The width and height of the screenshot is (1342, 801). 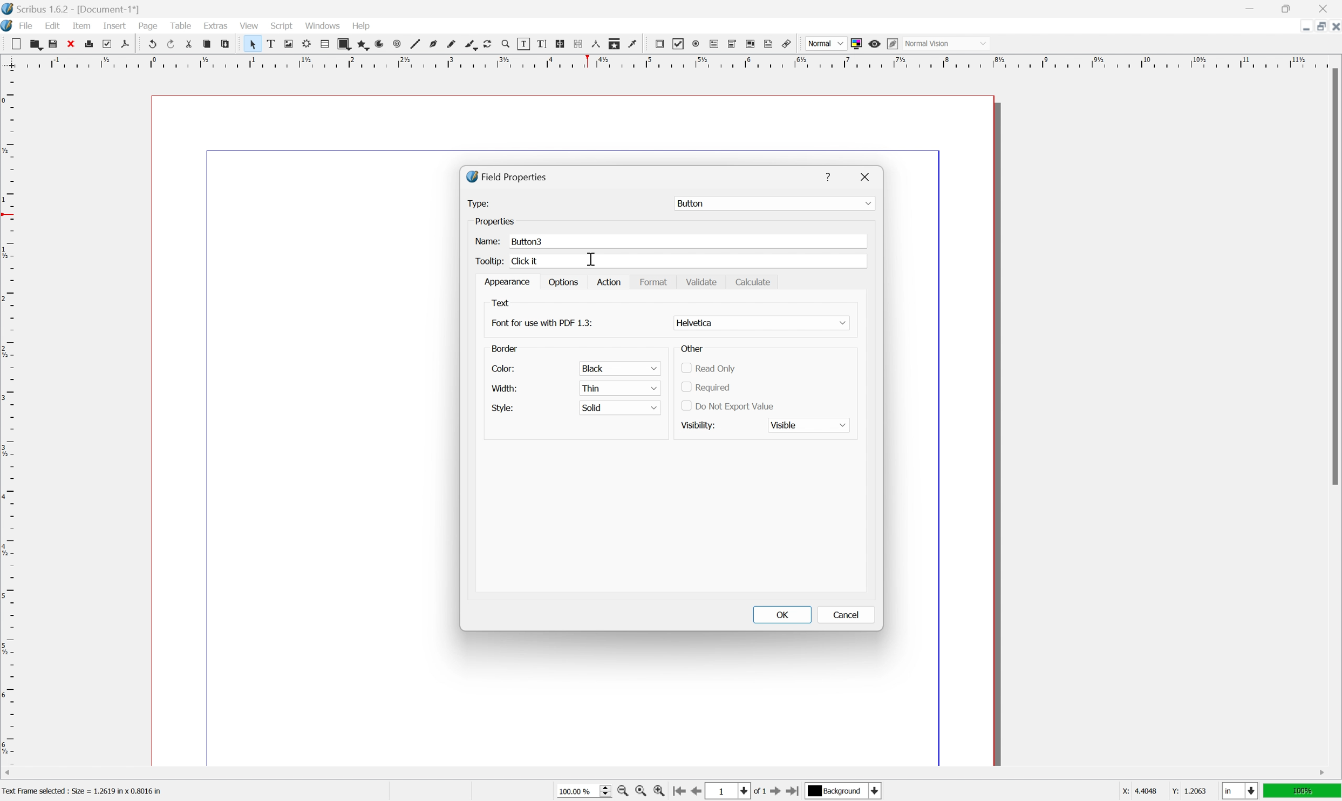 What do you see at coordinates (507, 174) in the screenshot?
I see `Field Properties` at bounding box center [507, 174].